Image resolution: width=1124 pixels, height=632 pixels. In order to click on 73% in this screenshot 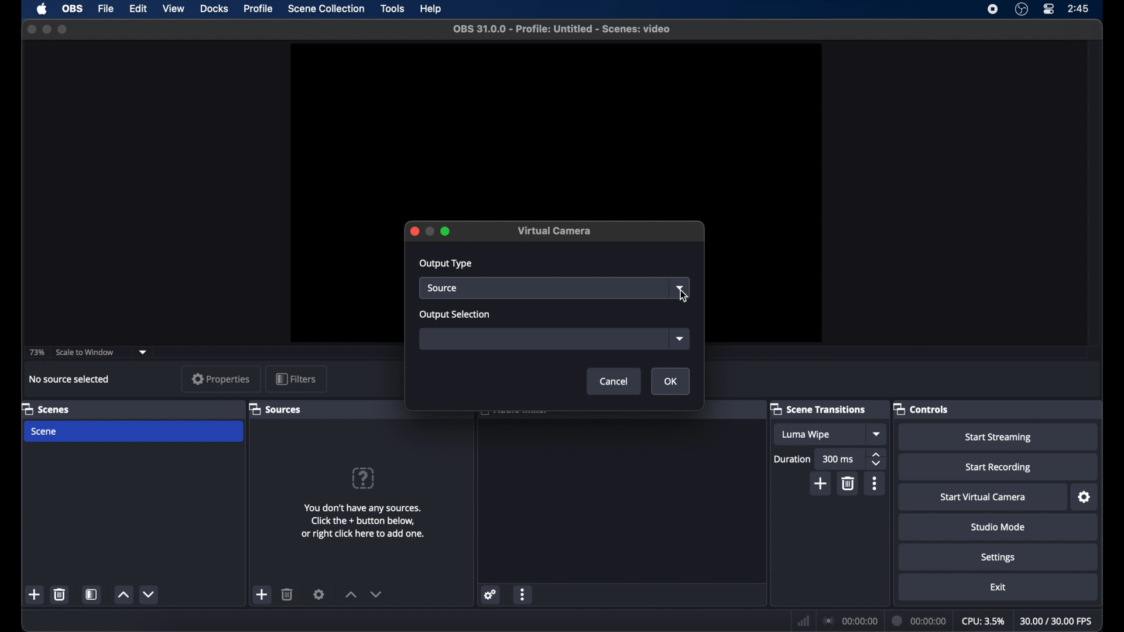, I will do `click(36, 353)`.